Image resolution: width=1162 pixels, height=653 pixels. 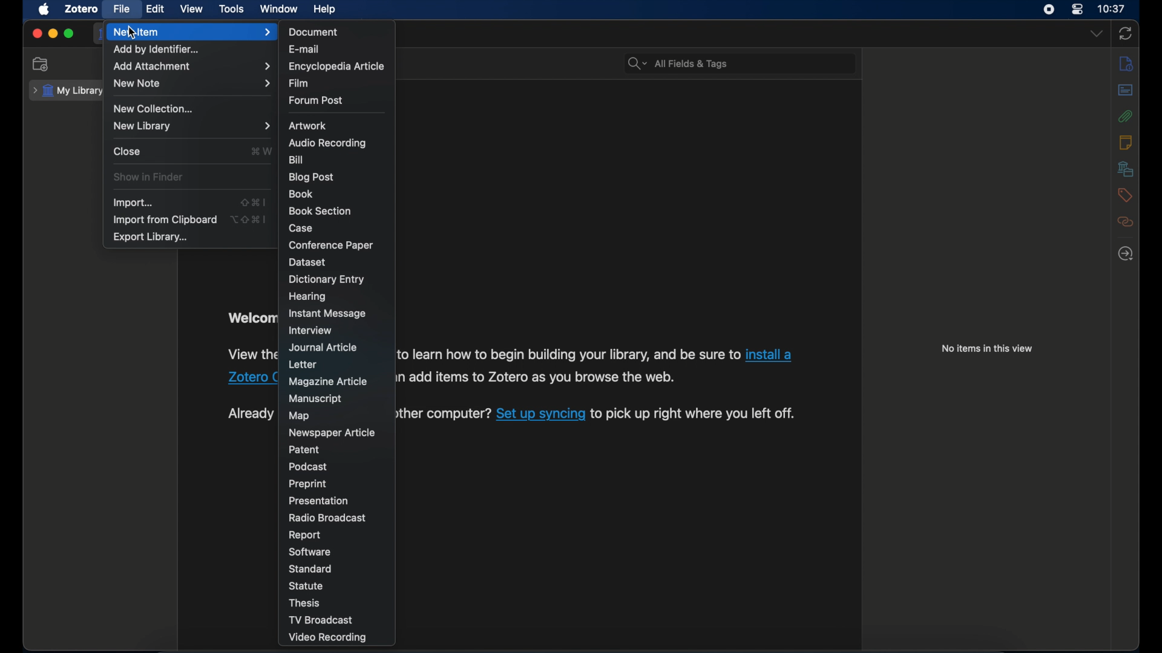 I want to click on instant message, so click(x=326, y=314).